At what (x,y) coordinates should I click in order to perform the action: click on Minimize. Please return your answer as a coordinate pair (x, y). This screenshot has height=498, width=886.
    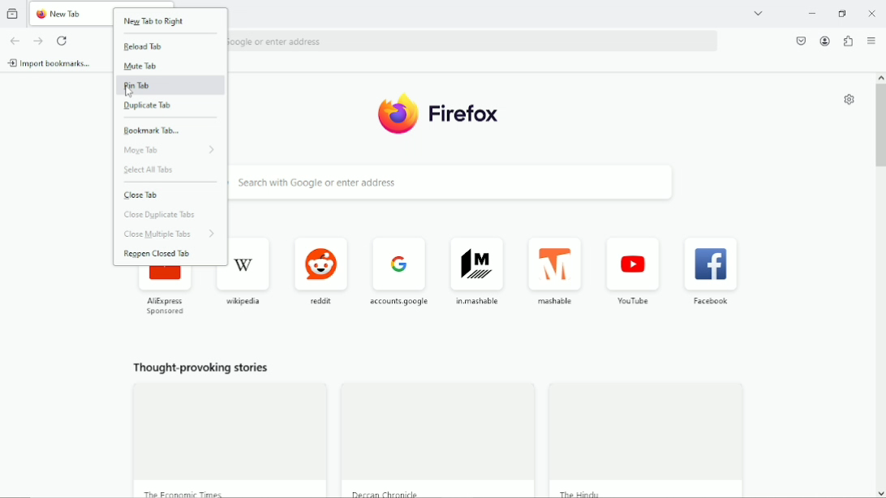
    Looking at the image, I should click on (813, 13).